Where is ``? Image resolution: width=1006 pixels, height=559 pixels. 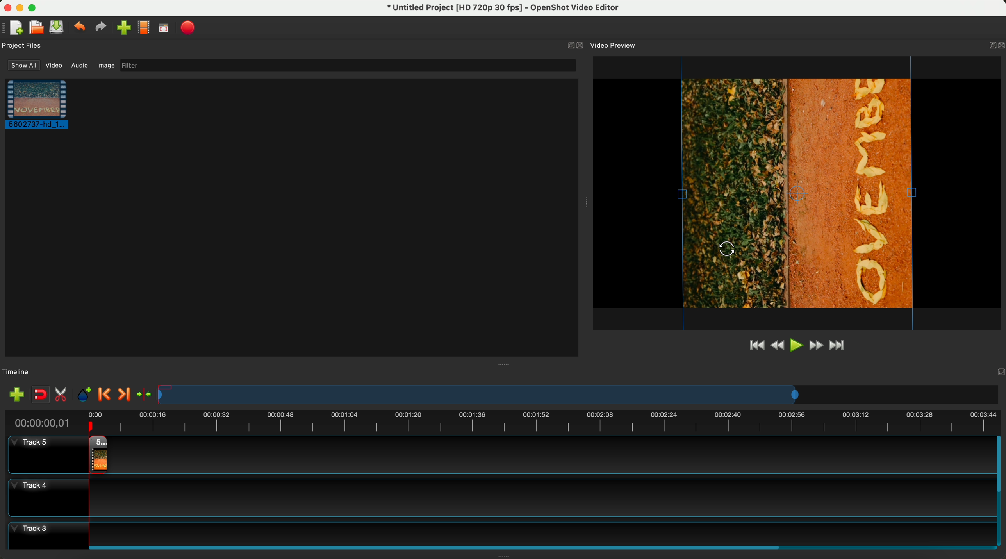
 is located at coordinates (994, 44).